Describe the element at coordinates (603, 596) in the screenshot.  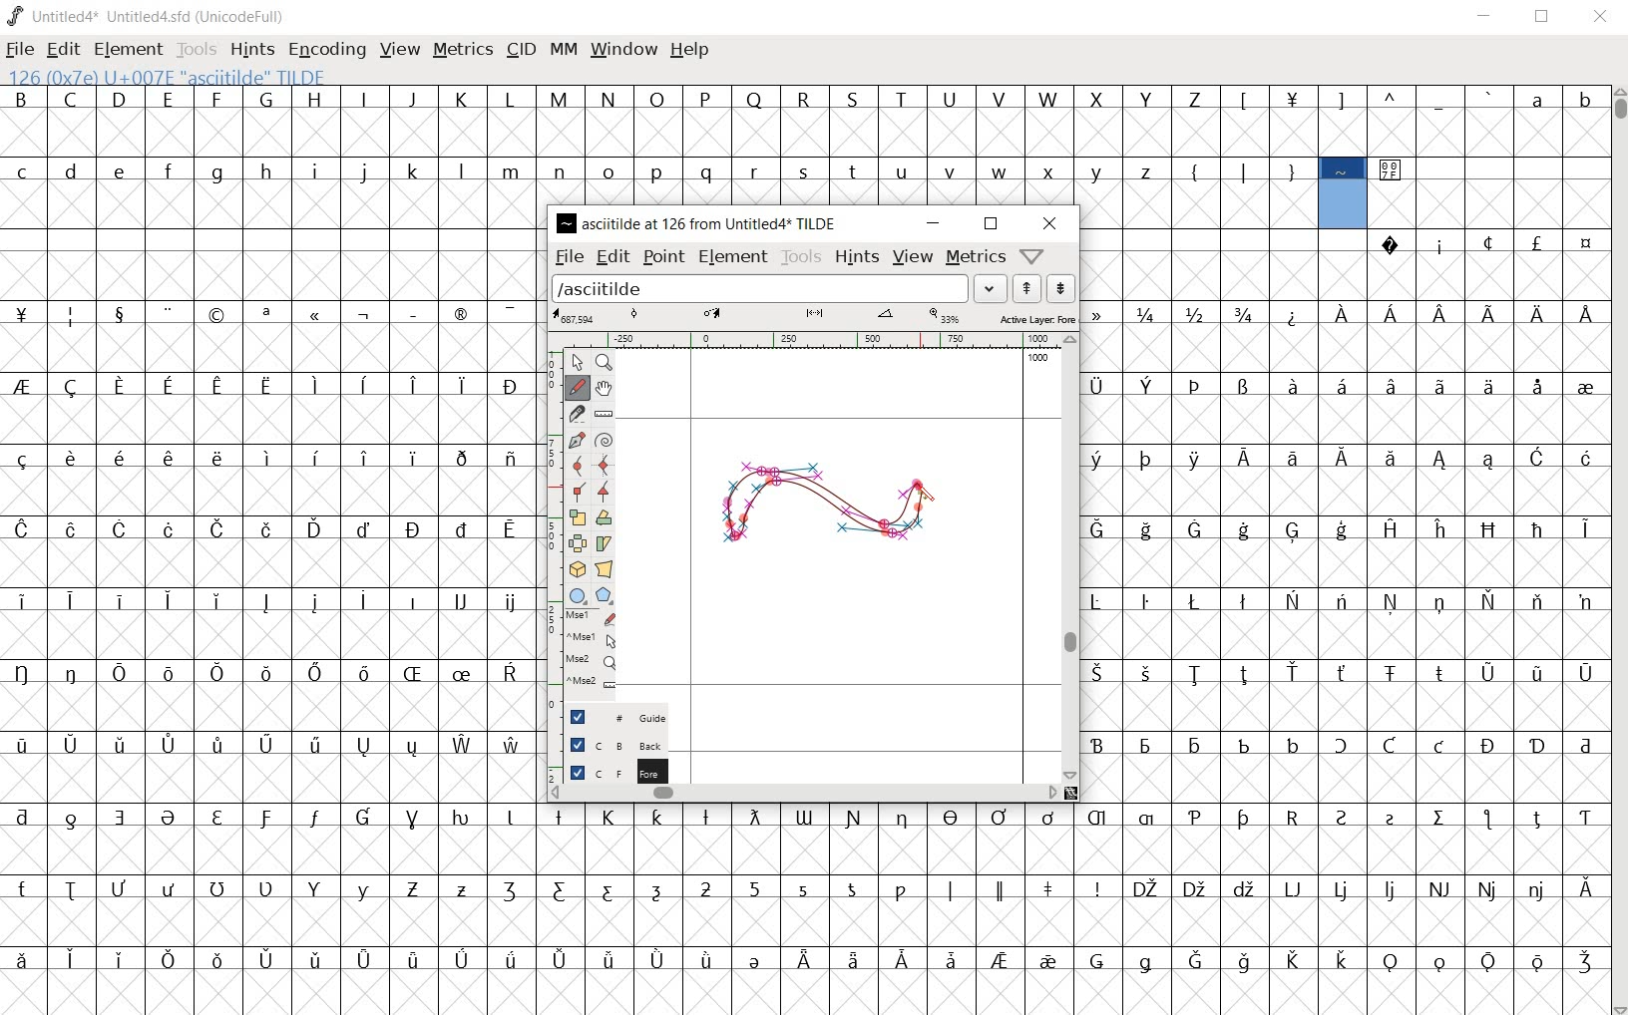
I see `polygon or star` at that location.